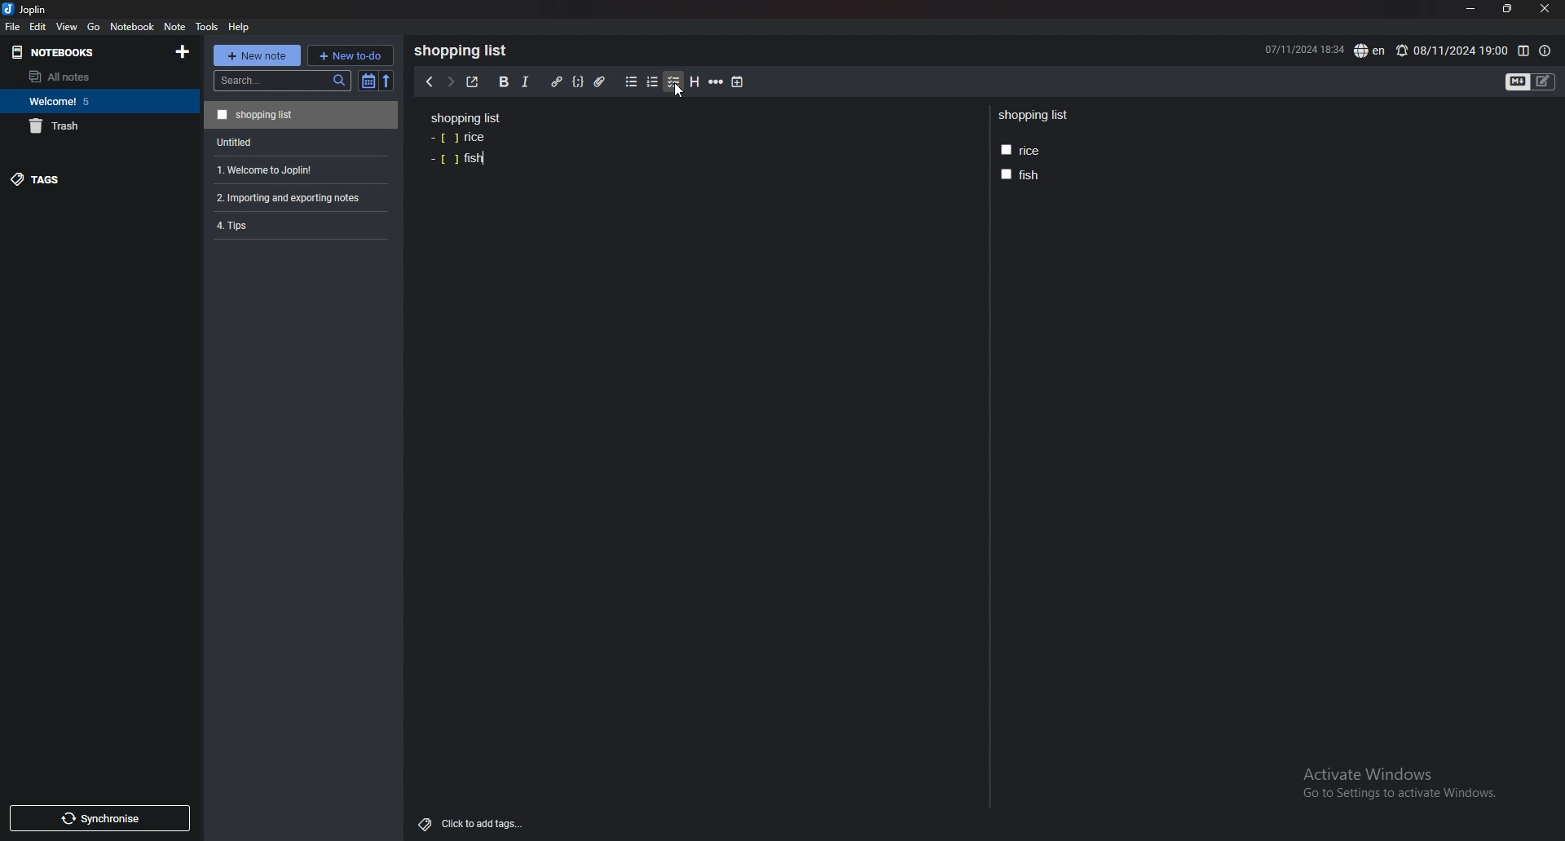 This screenshot has height=841, width=1565. What do you see at coordinates (716, 82) in the screenshot?
I see `horizontal rule` at bounding box center [716, 82].